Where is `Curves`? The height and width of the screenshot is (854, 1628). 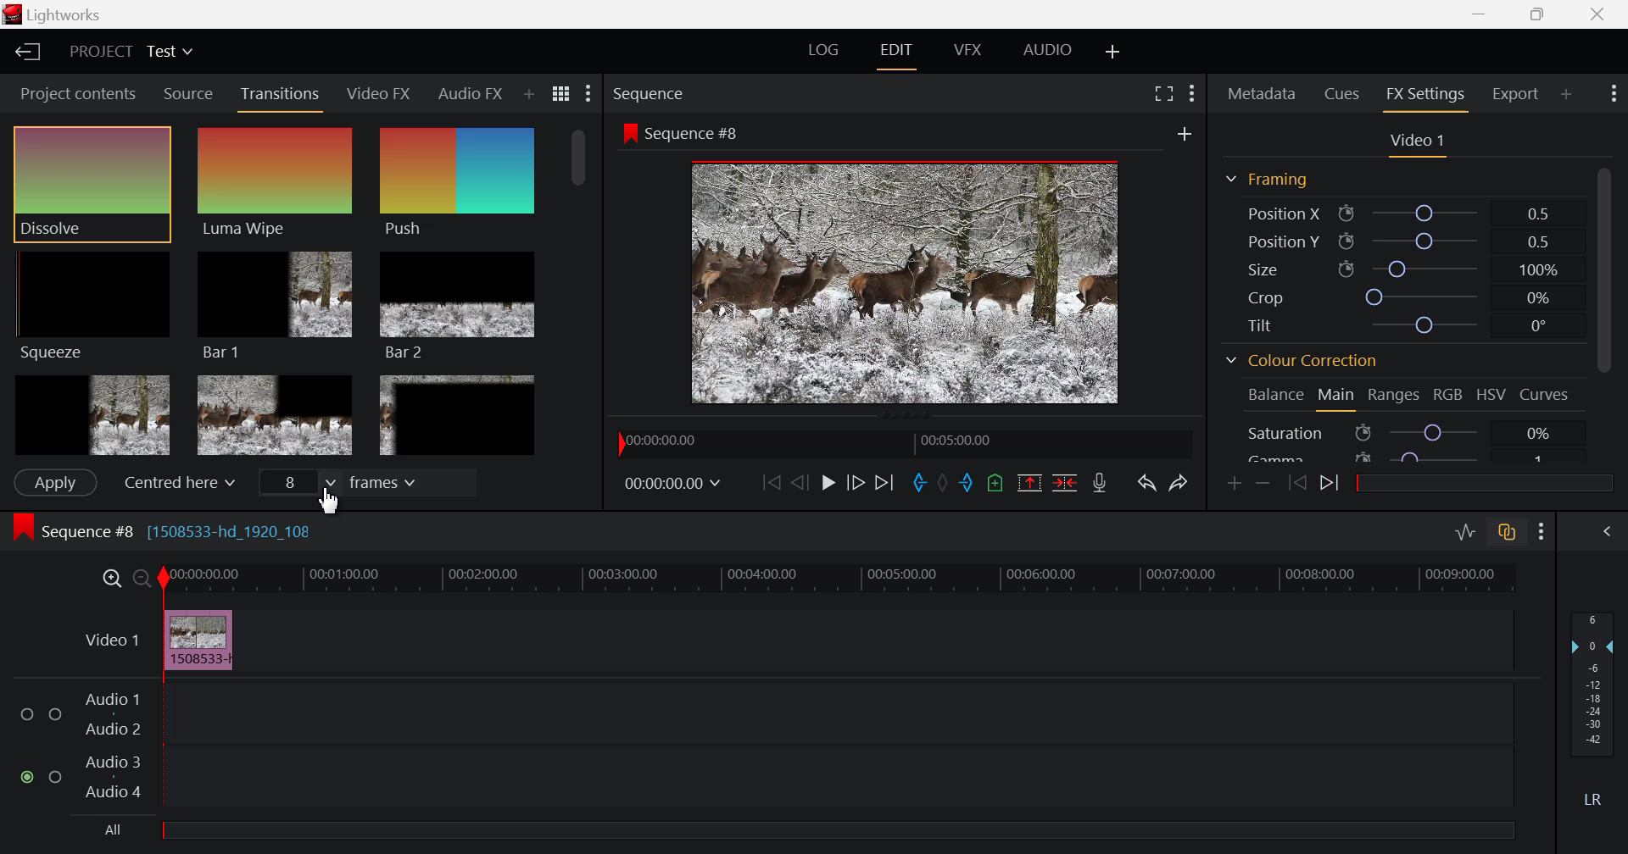
Curves is located at coordinates (1546, 393).